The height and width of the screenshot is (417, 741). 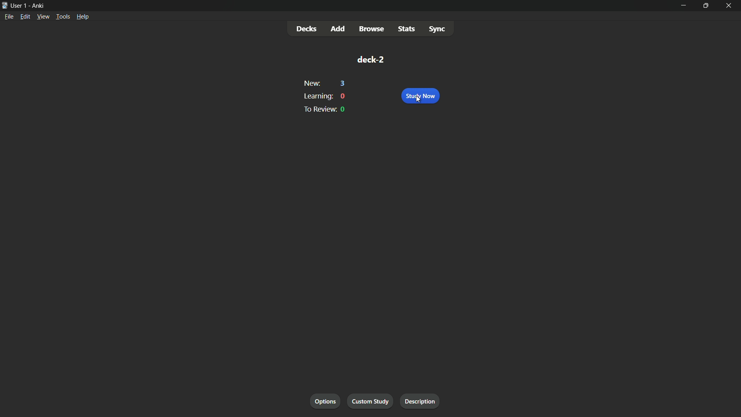 I want to click on 3, so click(x=343, y=84).